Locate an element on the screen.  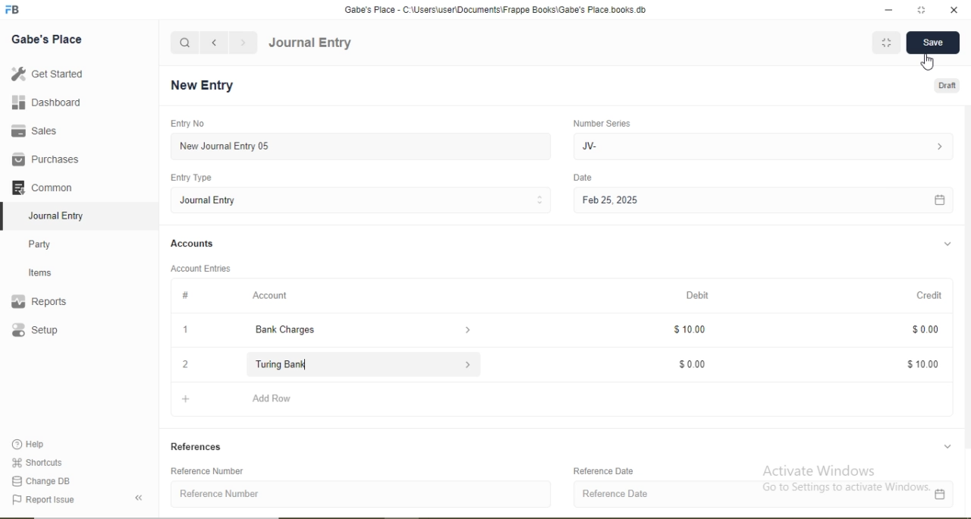
Account is located at coordinates (271, 295).